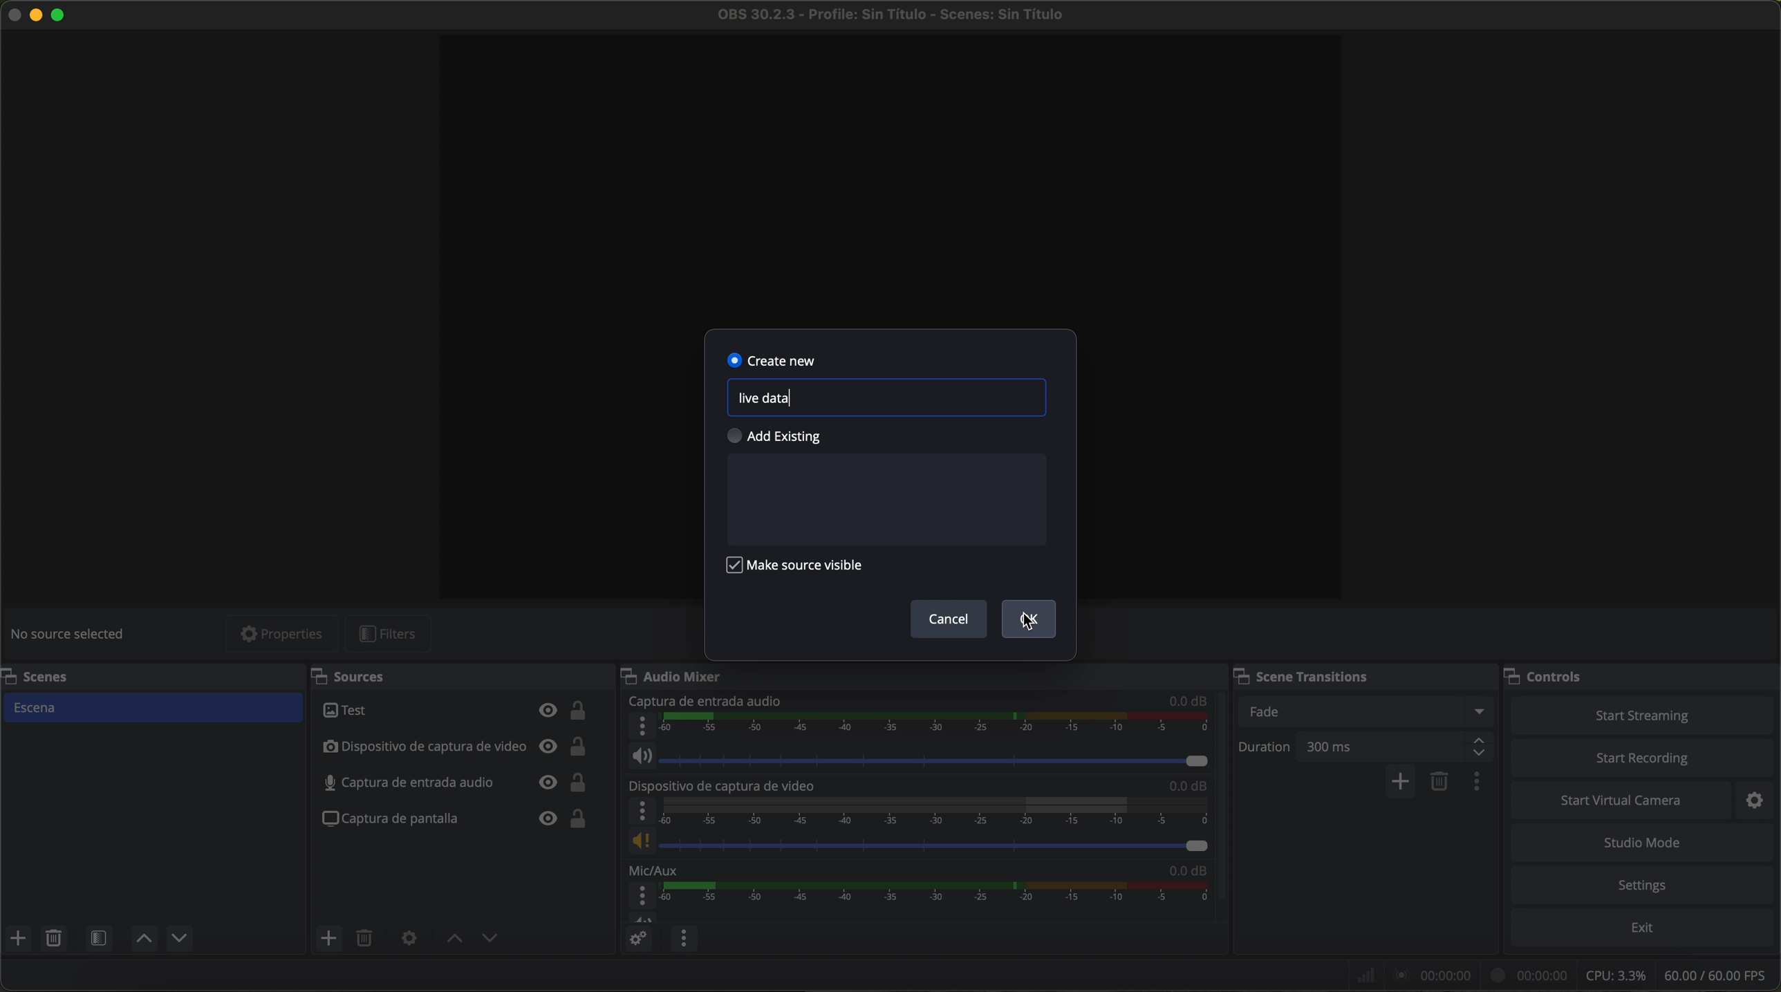  What do you see at coordinates (155, 707) in the screenshot?
I see `scene` at bounding box center [155, 707].